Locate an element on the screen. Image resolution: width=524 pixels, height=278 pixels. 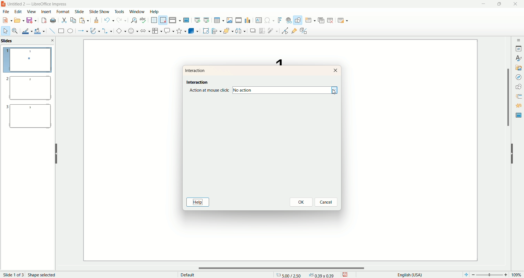
fontwork text is located at coordinates (279, 20).